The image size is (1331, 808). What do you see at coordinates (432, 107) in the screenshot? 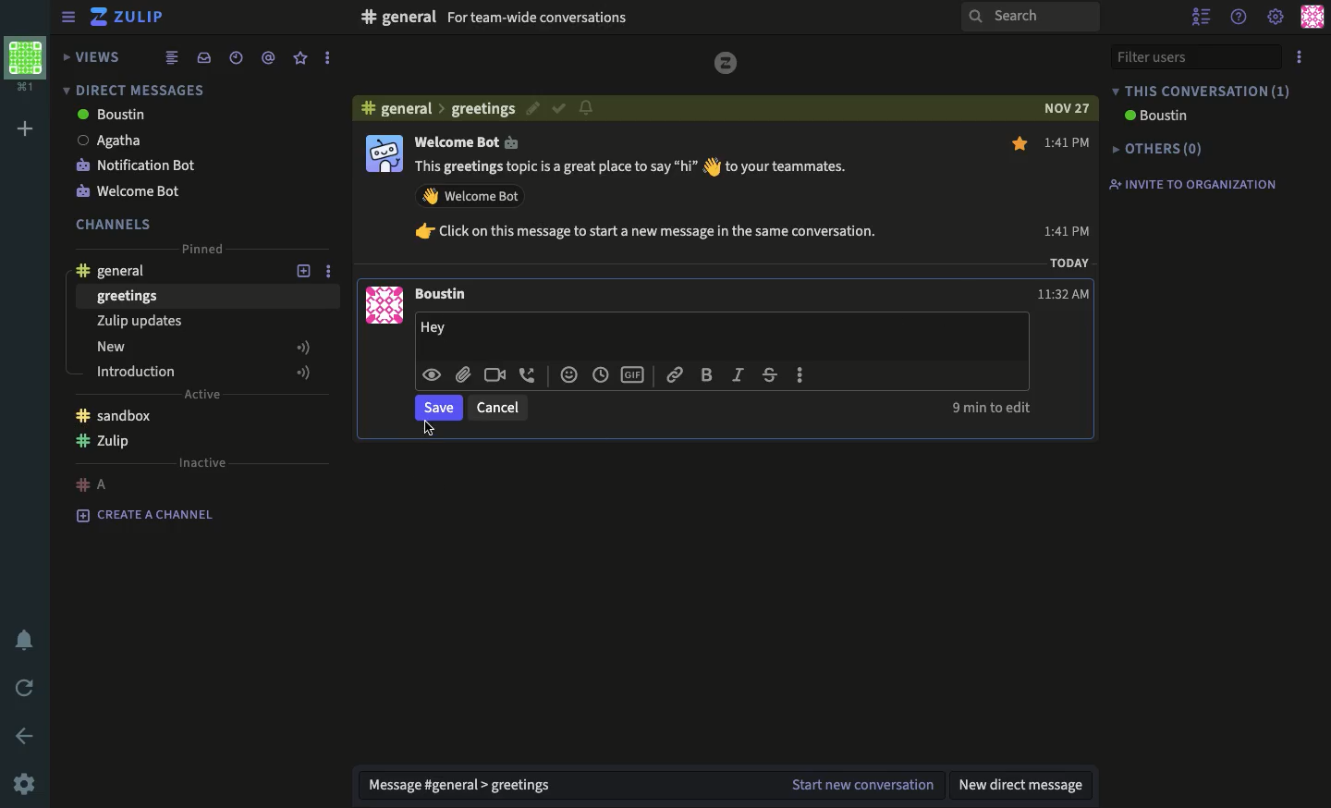
I see `general` at bounding box center [432, 107].